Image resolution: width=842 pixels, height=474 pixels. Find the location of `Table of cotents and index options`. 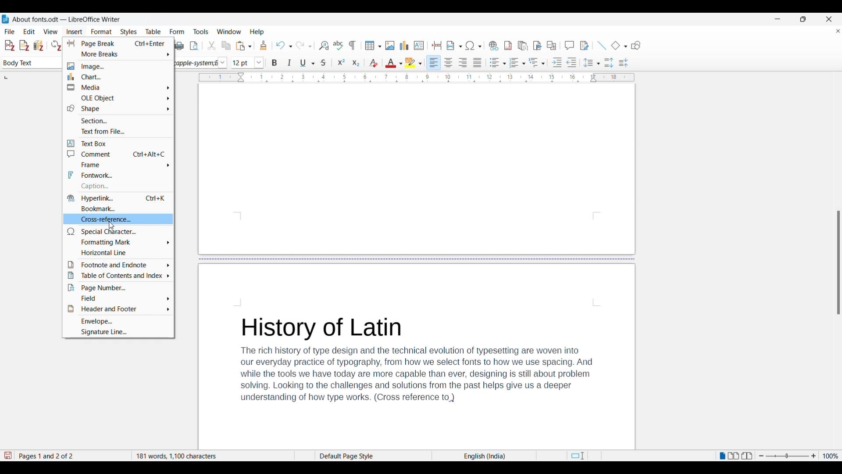

Table of cotents and index options is located at coordinates (118, 276).